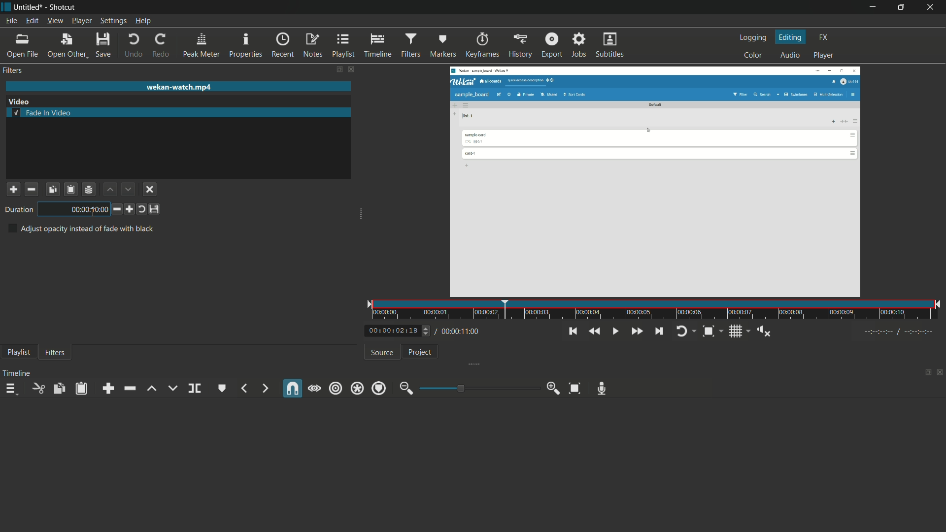 The height and width of the screenshot is (532, 946). Describe the element at coordinates (342, 46) in the screenshot. I see `playlist` at that location.